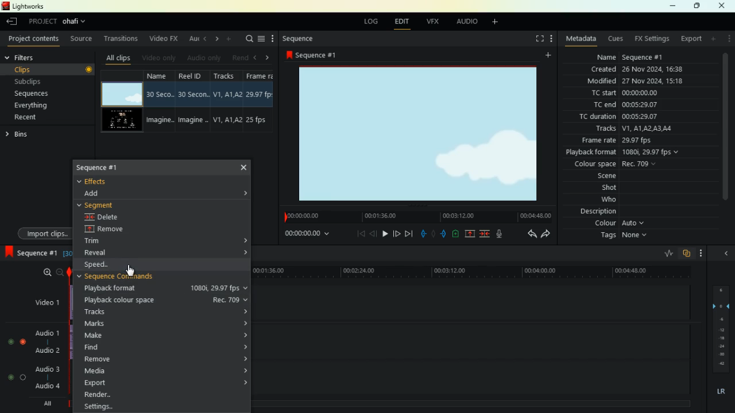 This screenshot has height=413, width=735. Describe the element at coordinates (102, 181) in the screenshot. I see `effects` at that location.